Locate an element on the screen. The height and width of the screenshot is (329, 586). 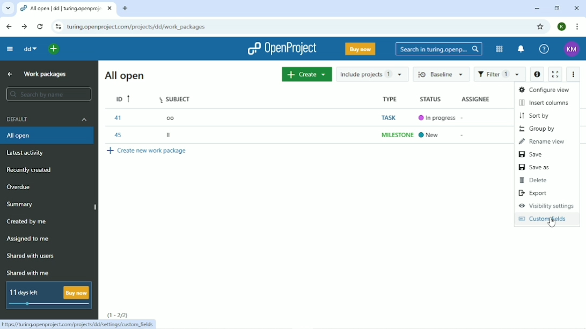
All open | dd | turing.openproject.com is located at coordinates (67, 9).